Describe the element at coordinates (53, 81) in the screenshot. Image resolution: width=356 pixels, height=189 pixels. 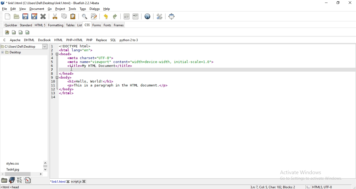
I see `10` at that location.